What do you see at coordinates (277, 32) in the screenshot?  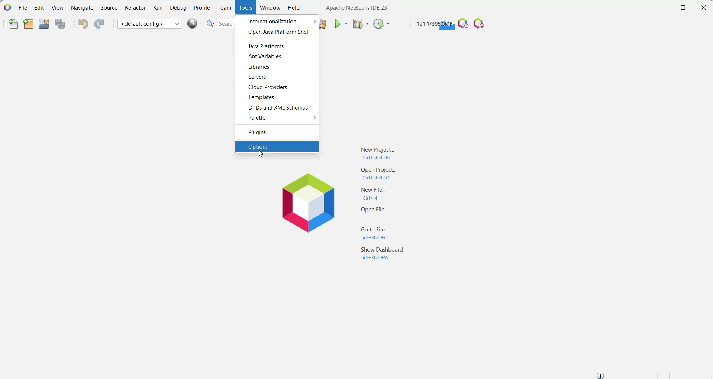 I see `Open Java Platform Shell` at bounding box center [277, 32].